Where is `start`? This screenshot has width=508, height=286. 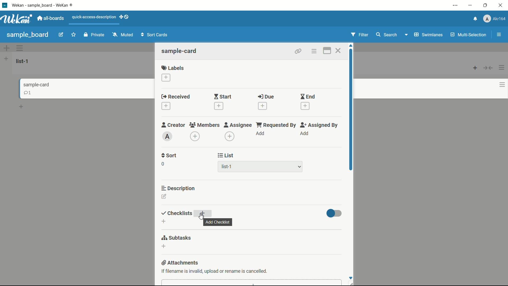
start is located at coordinates (223, 97).